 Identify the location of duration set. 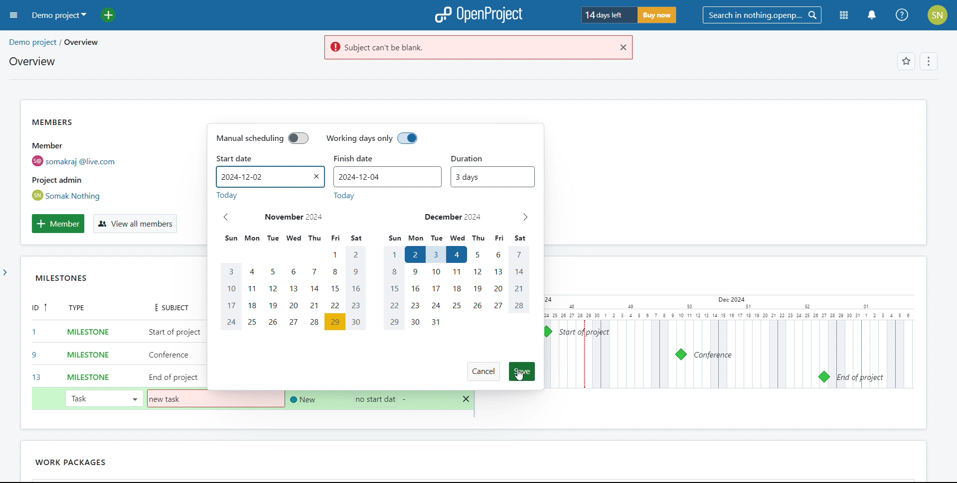
(492, 176).